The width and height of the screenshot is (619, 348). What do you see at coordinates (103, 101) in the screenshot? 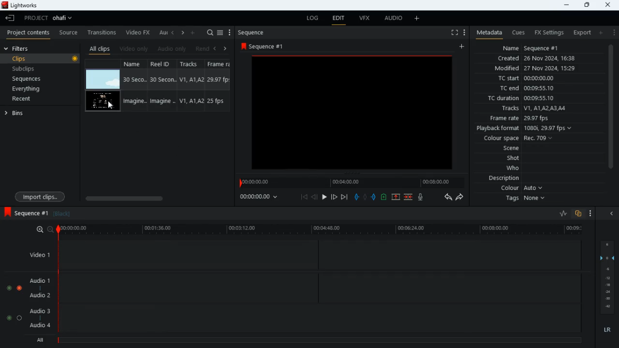
I see `image` at bounding box center [103, 101].